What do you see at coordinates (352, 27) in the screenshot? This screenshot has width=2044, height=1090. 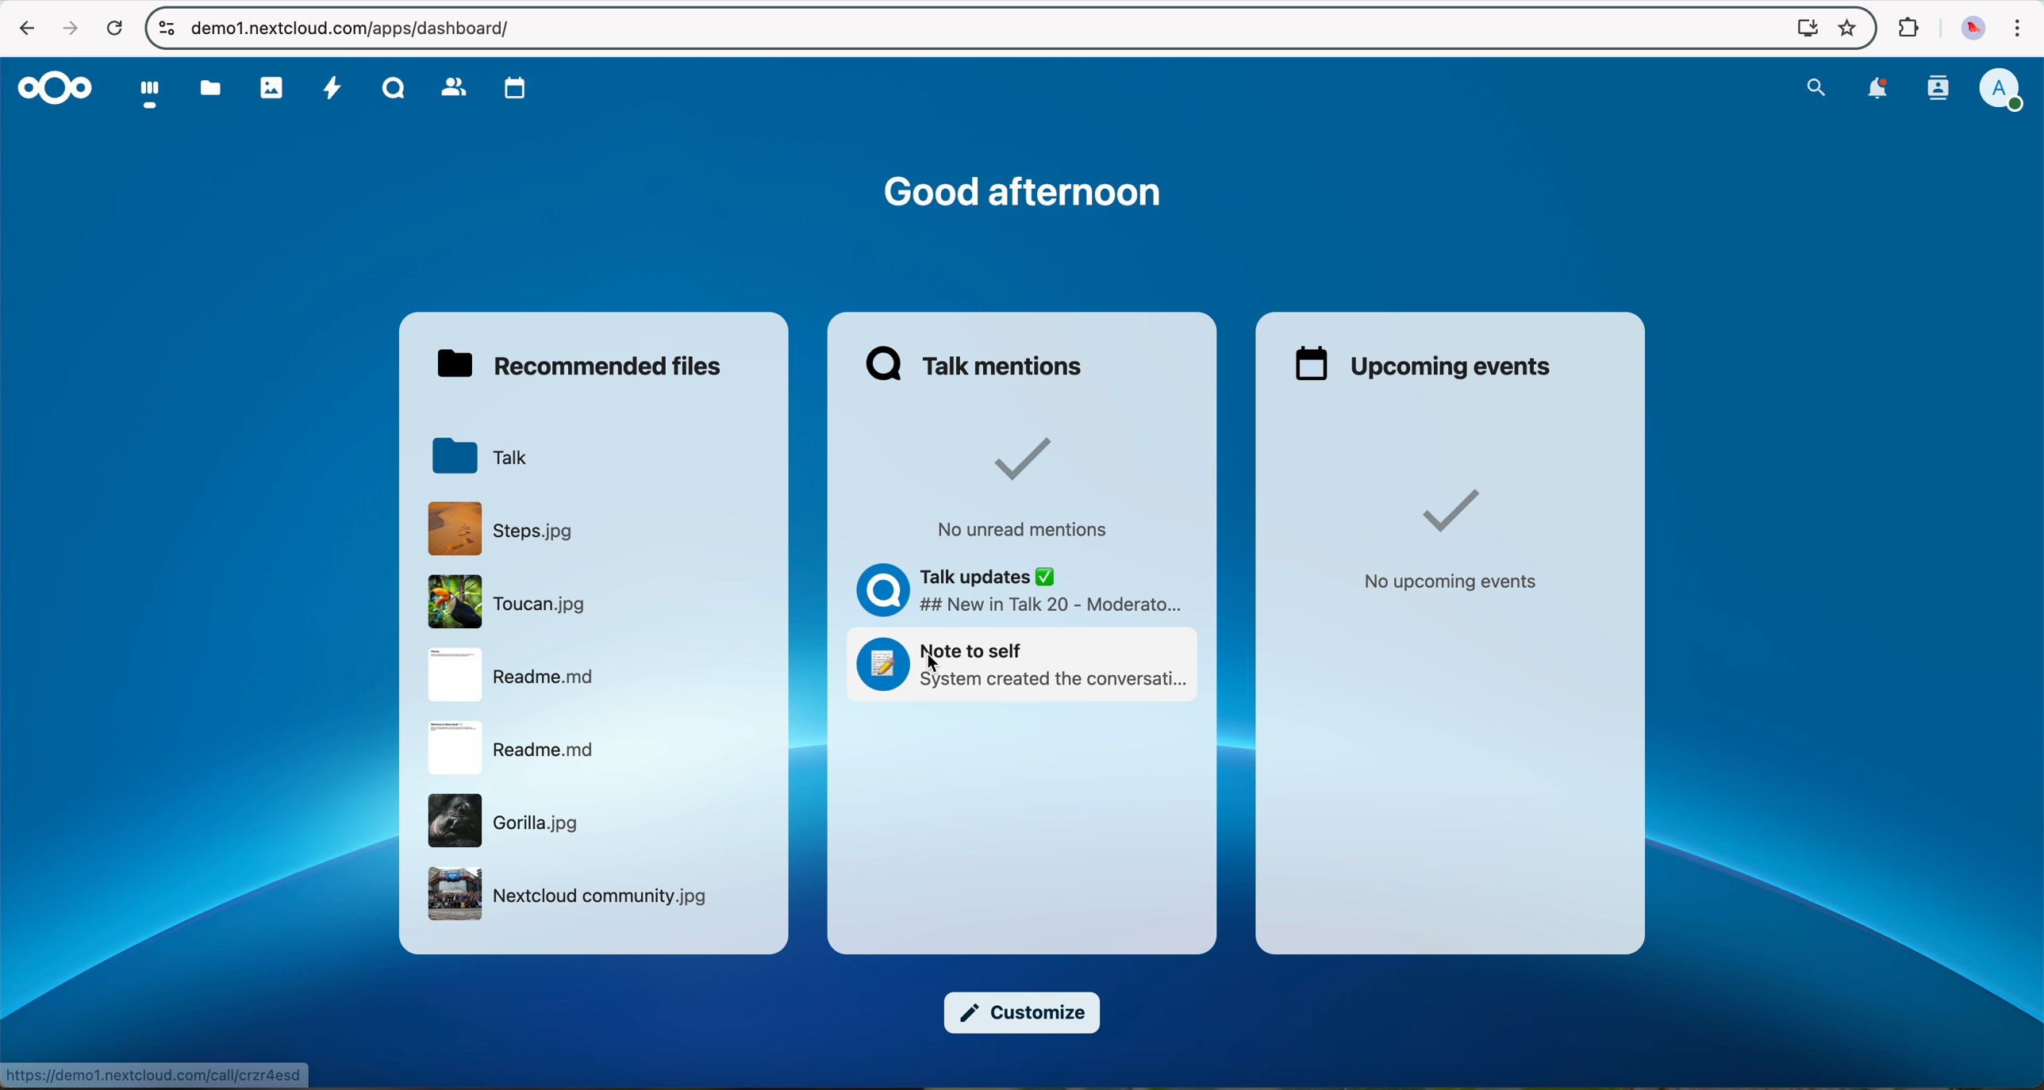 I see `URL` at bounding box center [352, 27].